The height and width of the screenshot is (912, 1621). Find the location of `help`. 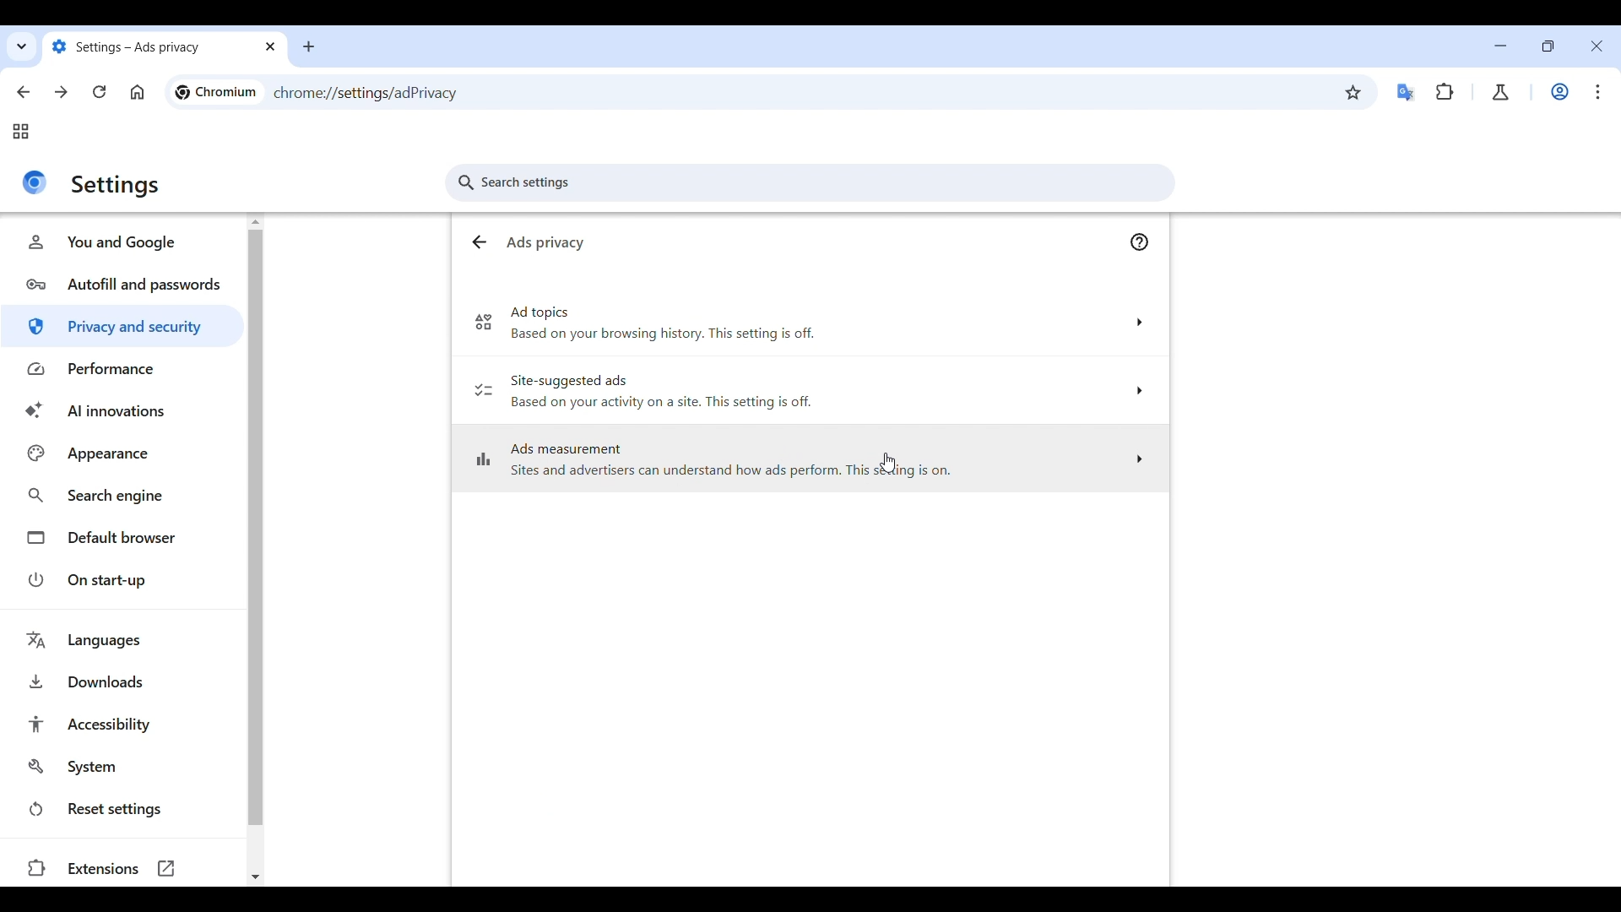

help is located at coordinates (1145, 244).